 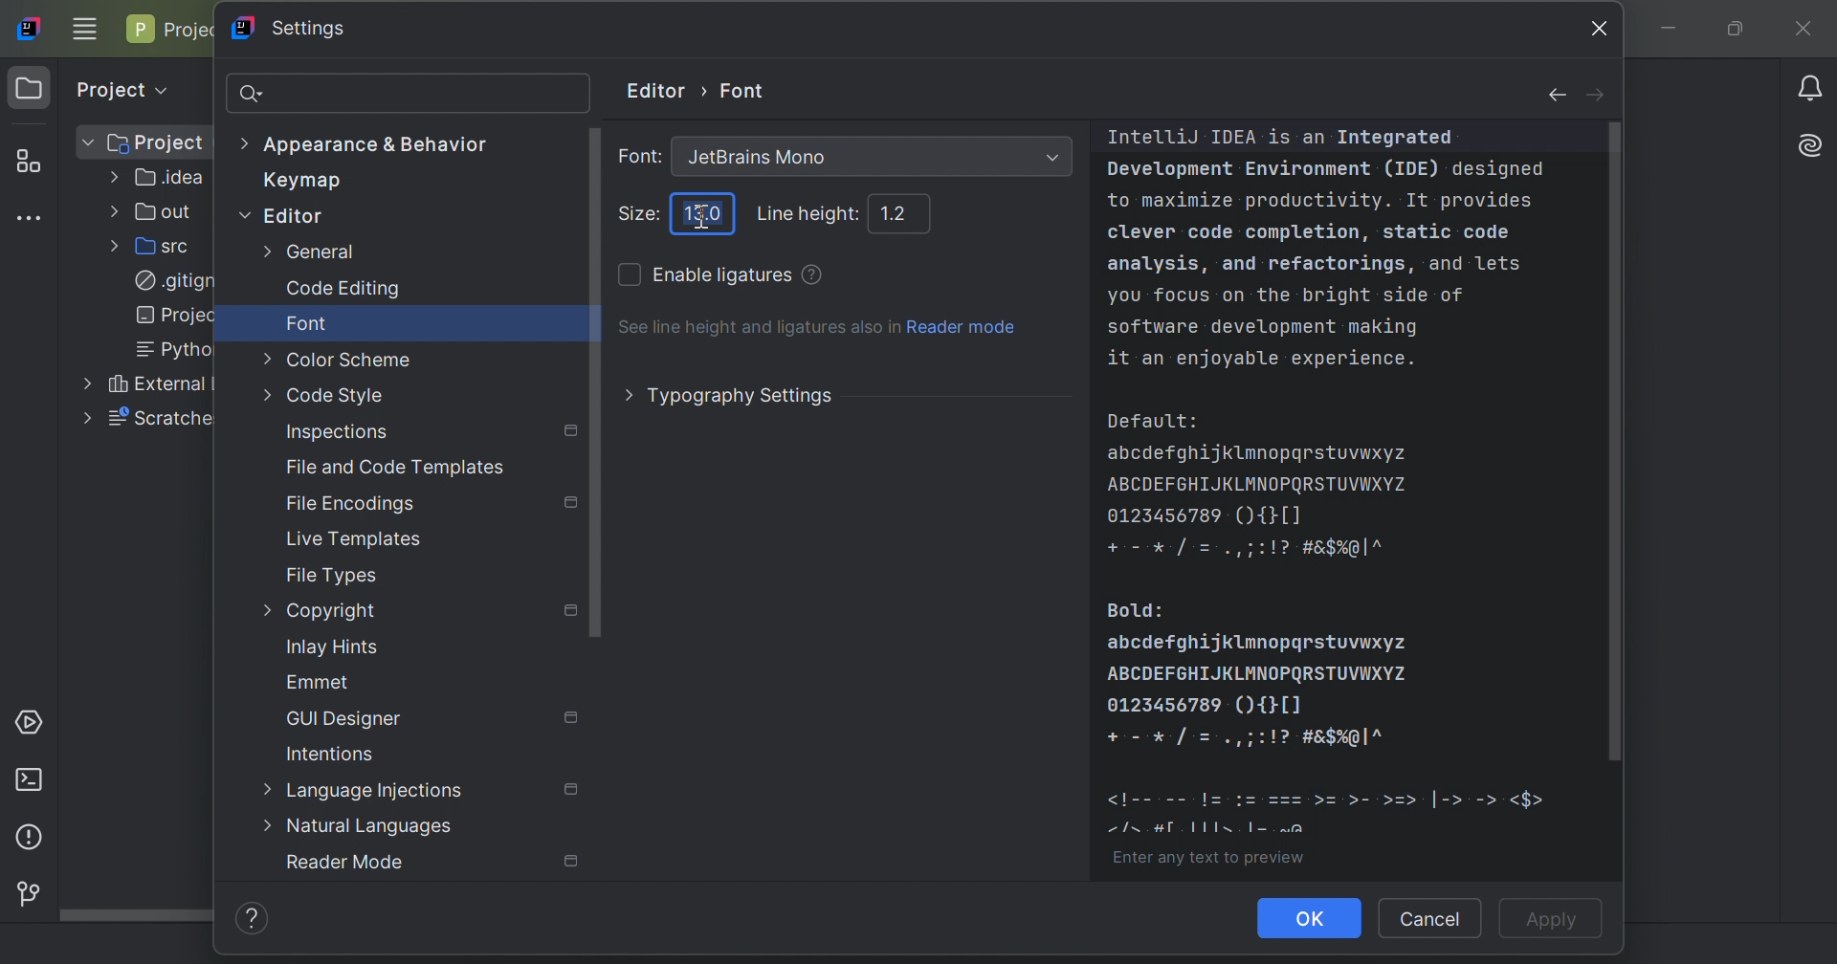 What do you see at coordinates (345, 718) in the screenshot?
I see `GUI Designer` at bounding box center [345, 718].